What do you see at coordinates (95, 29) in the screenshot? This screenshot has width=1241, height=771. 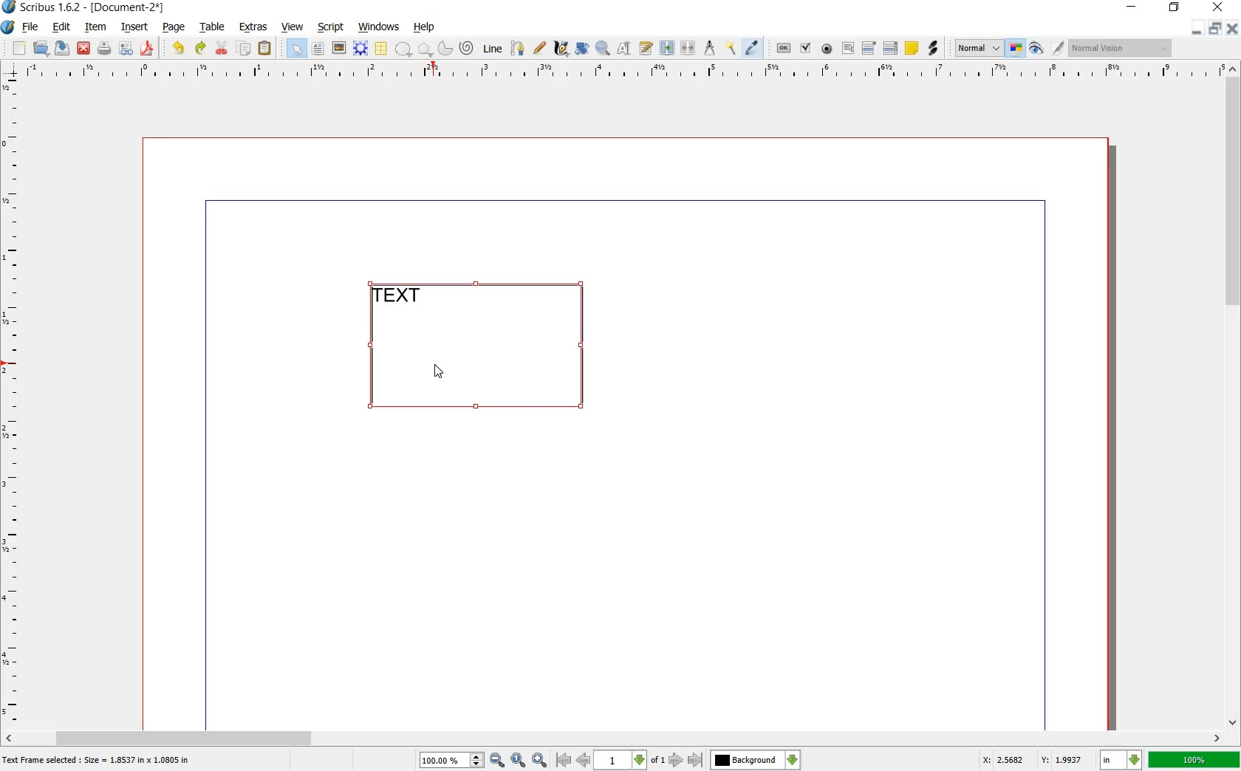 I see `item` at bounding box center [95, 29].